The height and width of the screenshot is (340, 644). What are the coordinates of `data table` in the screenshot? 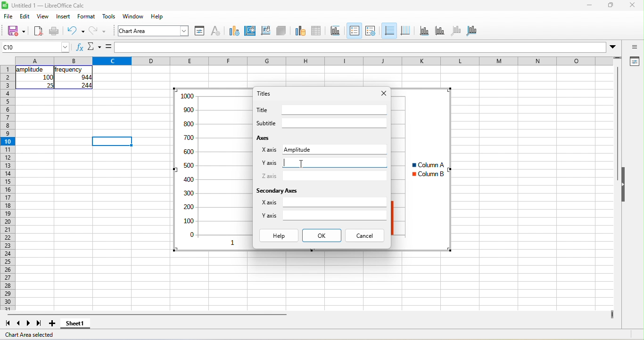 It's located at (317, 31).